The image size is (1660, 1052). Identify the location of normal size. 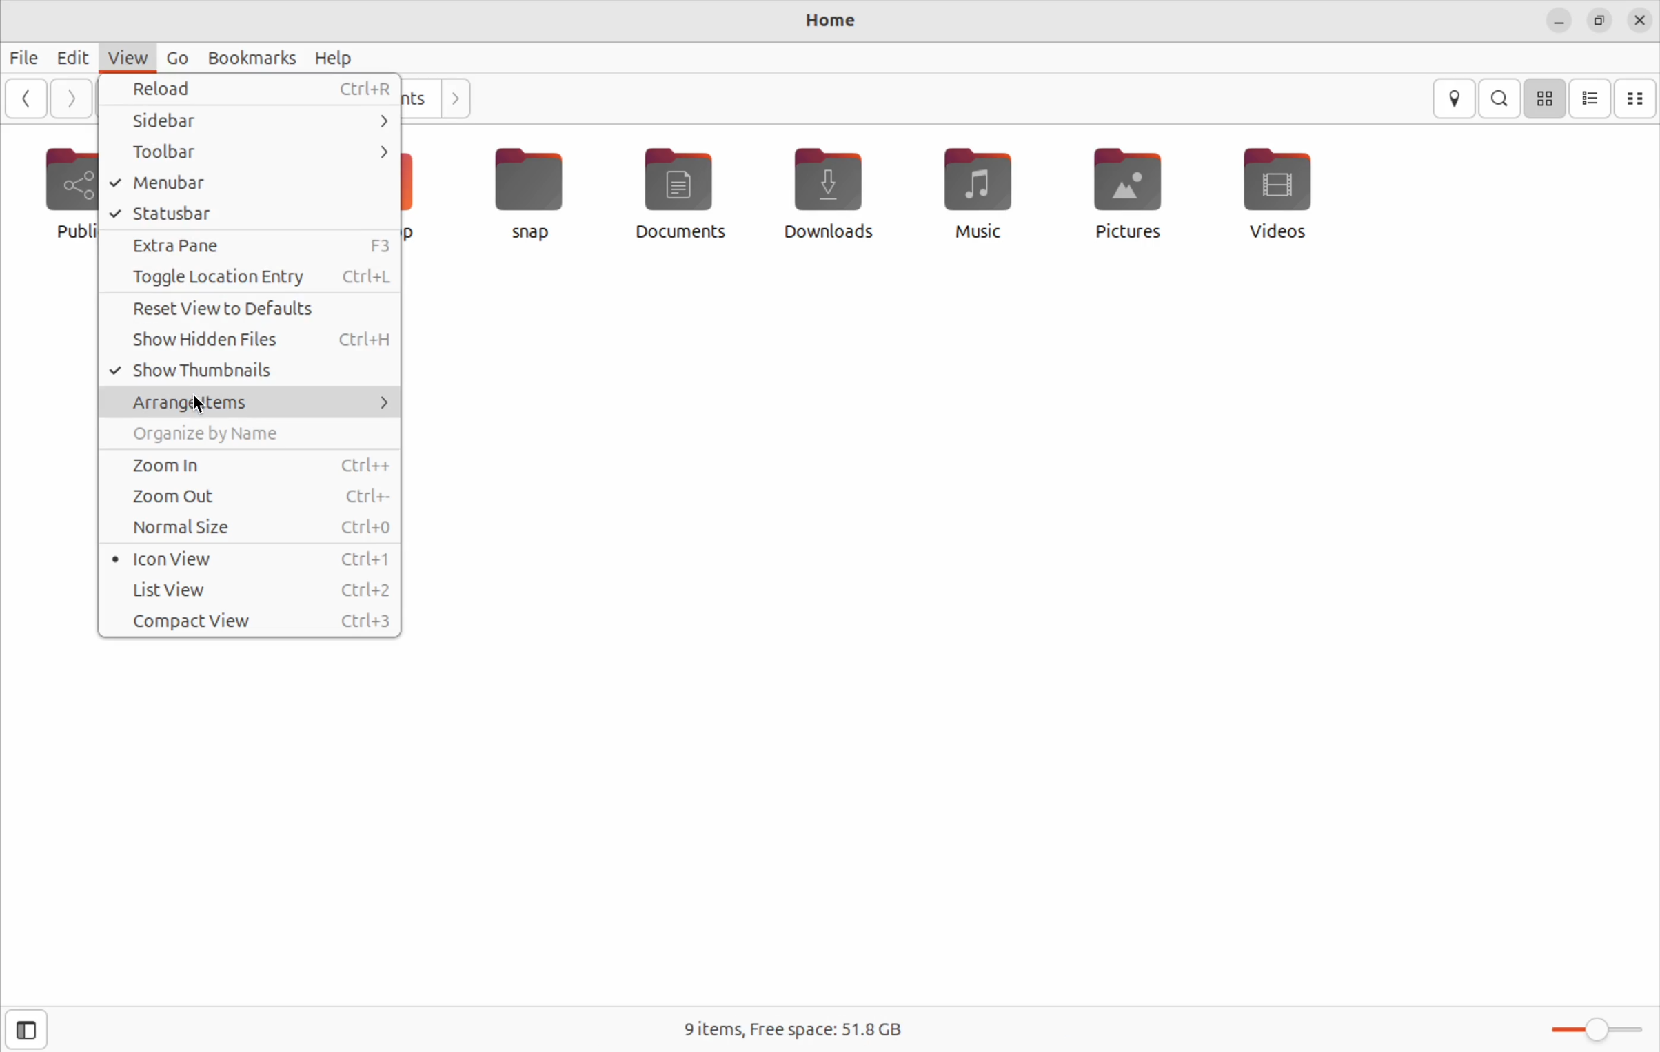
(252, 527).